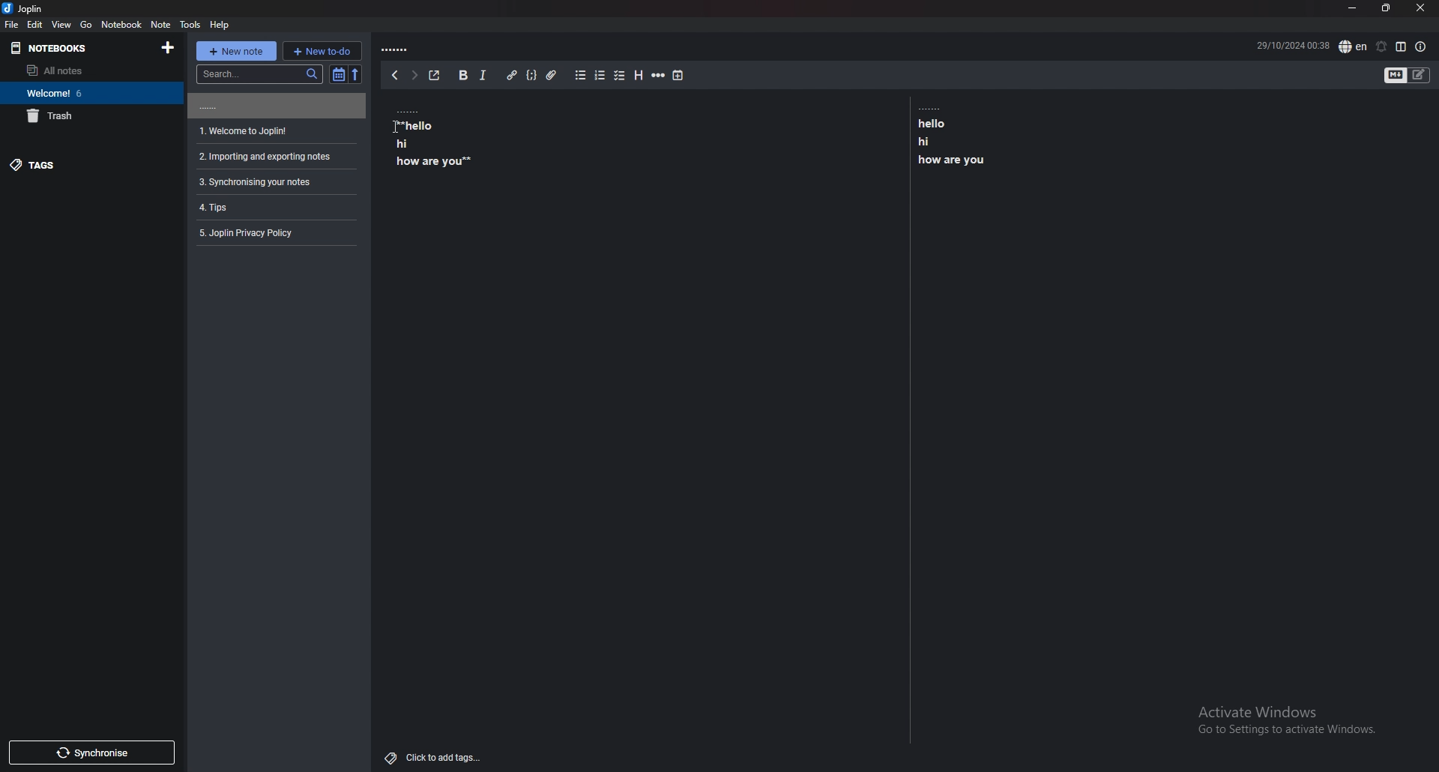 This screenshot has height=772, width=1439. Describe the element at coordinates (435, 76) in the screenshot. I see `toggle external editing` at that location.